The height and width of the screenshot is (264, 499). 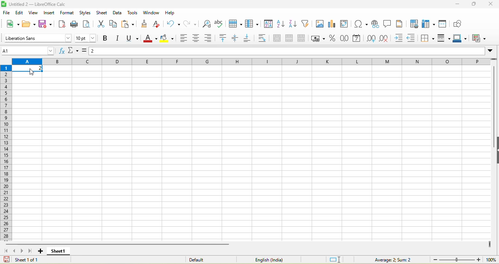 What do you see at coordinates (184, 39) in the screenshot?
I see `align left` at bounding box center [184, 39].